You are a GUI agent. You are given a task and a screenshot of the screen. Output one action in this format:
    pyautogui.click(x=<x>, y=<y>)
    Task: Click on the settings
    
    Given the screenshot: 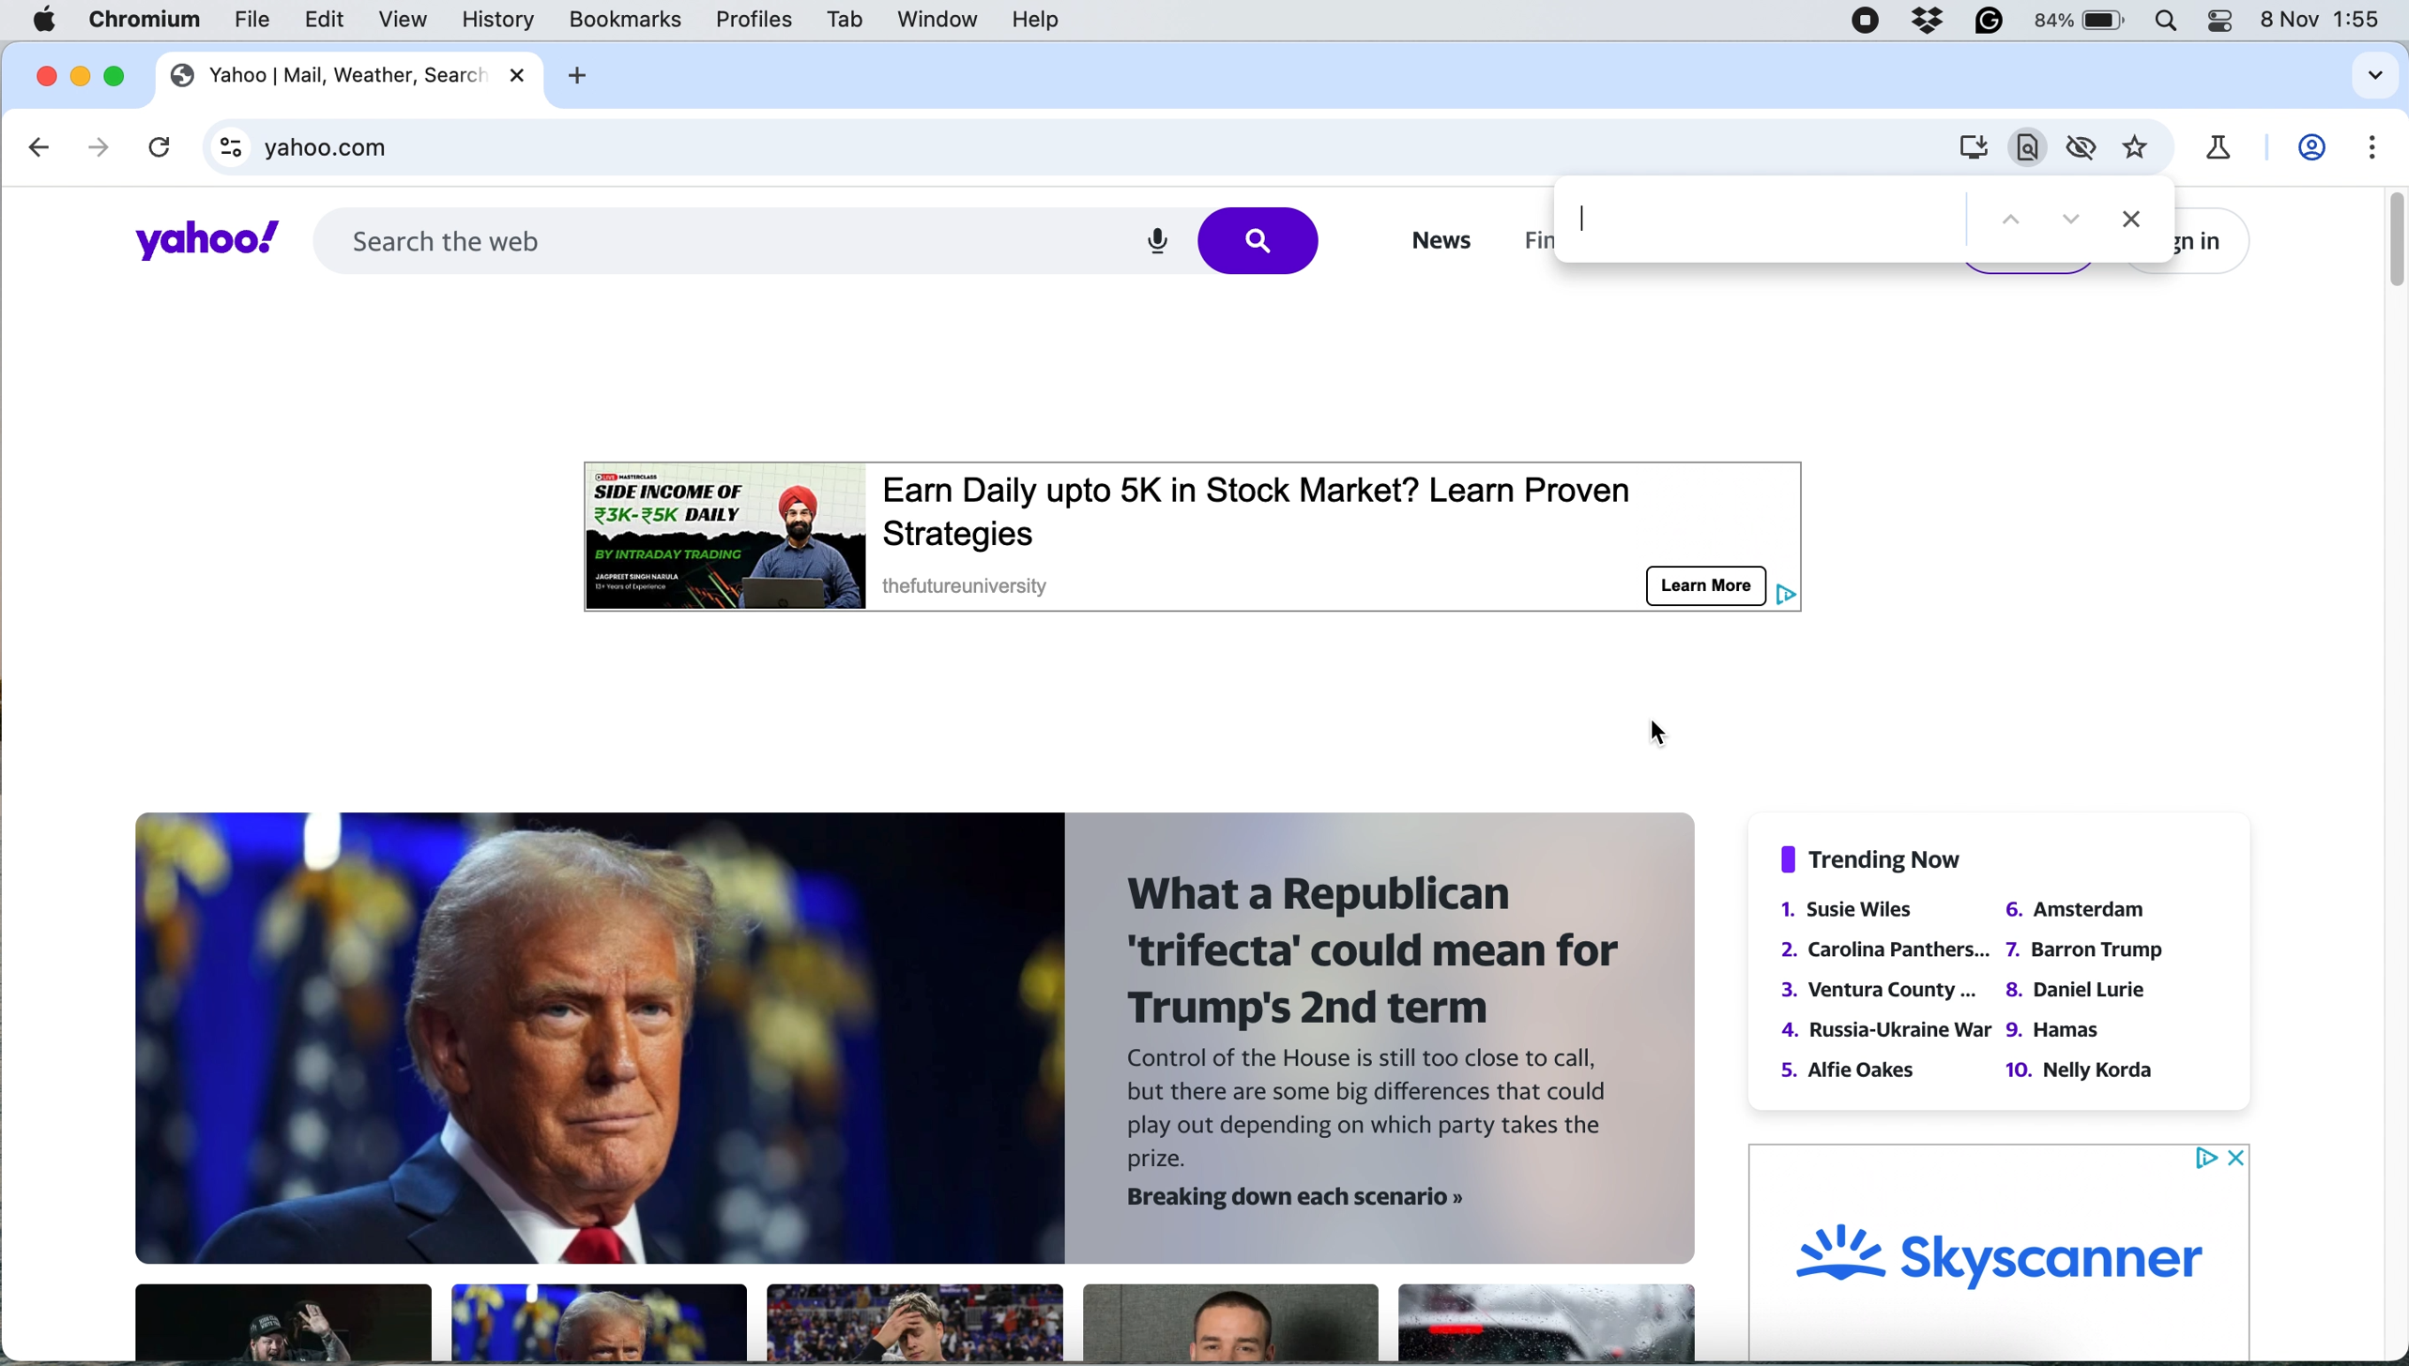 What is the action you would take?
    pyautogui.click(x=2367, y=144)
    